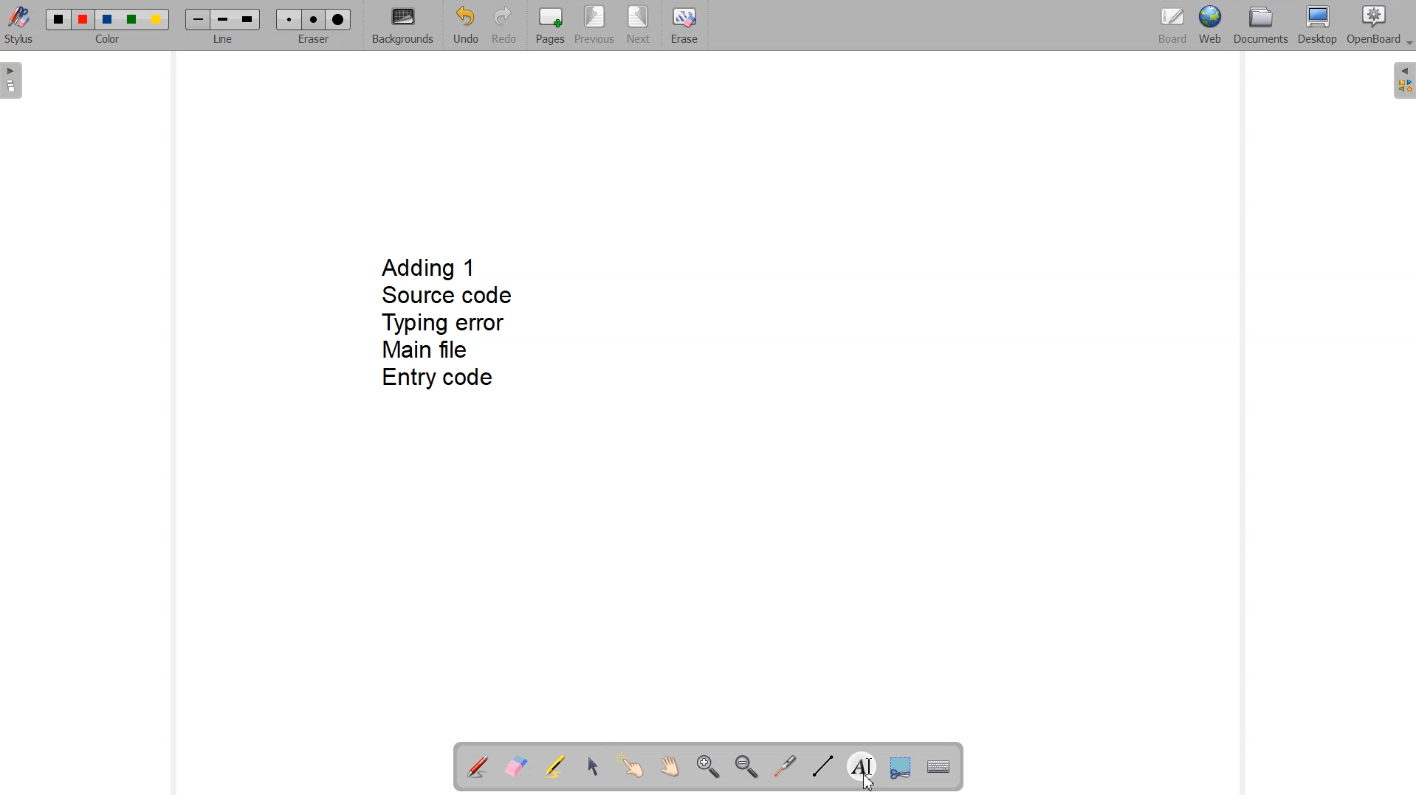 The width and height of the screenshot is (1416, 795). What do you see at coordinates (199, 20) in the screenshot?
I see `Small line` at bounding box center [199, 20].